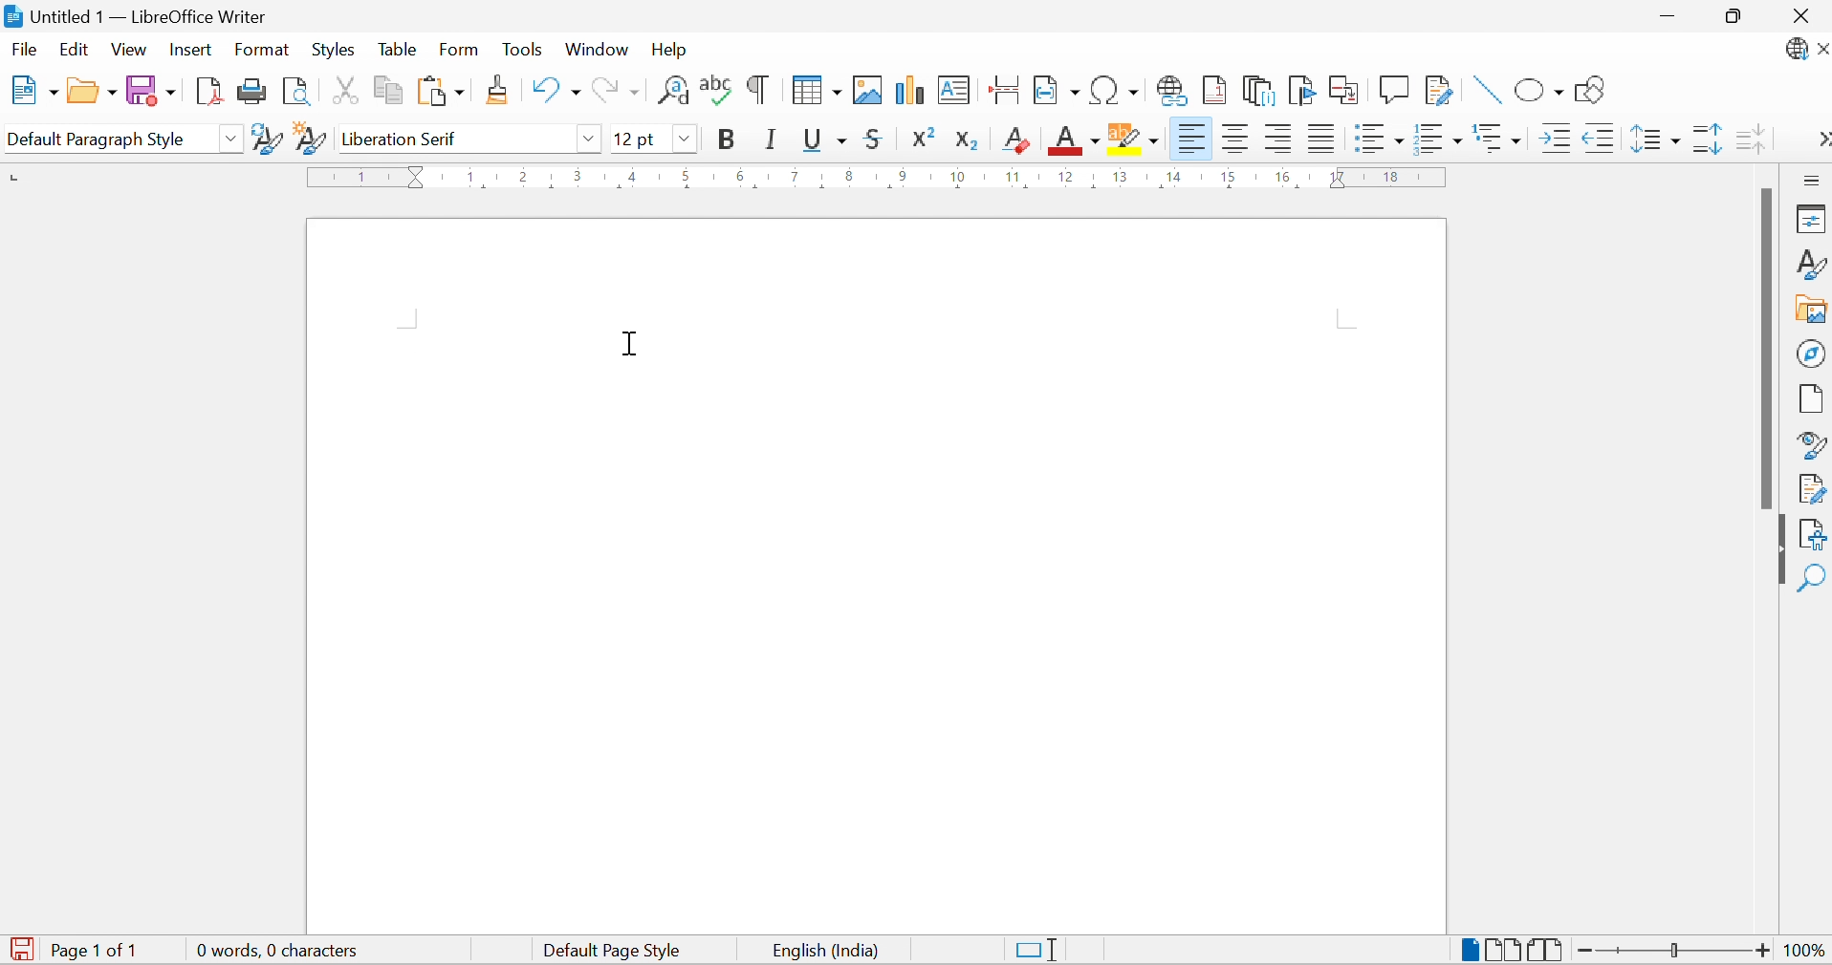 The width and height of the screenshot is (1832, 965). What do you see at coordinates (1259, 90) in the screenshot?
I see `Insert Endnote` at bounding box center [1259, 90].